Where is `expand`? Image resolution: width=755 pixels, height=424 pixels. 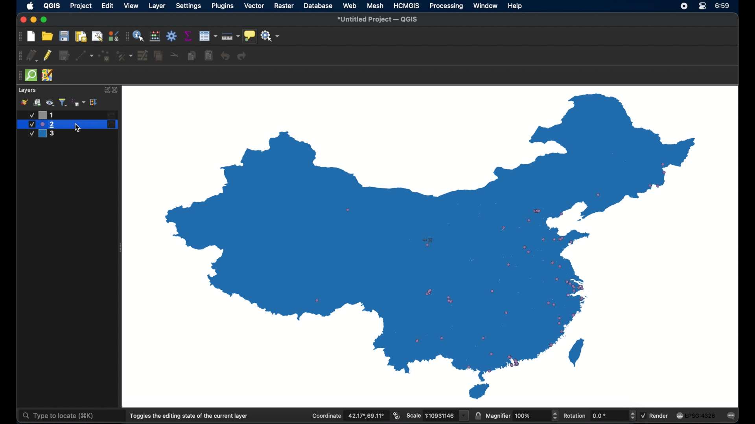 expand is located at coordinates (94, 102).